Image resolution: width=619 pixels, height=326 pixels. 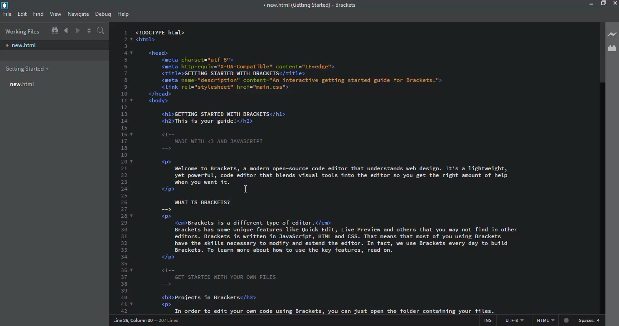 I want to click on split editor, so click(x=89, y=31).